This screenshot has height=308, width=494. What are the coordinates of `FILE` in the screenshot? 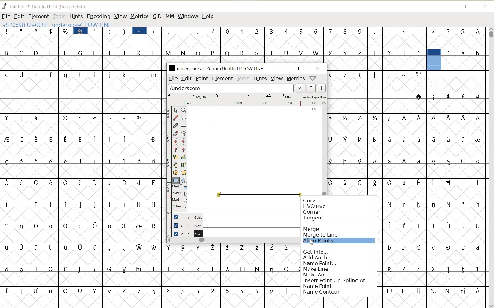 It's located at (173, 79).